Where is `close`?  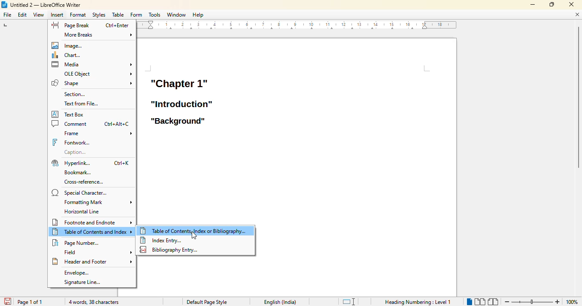 close is located at coordinates (571, 4).